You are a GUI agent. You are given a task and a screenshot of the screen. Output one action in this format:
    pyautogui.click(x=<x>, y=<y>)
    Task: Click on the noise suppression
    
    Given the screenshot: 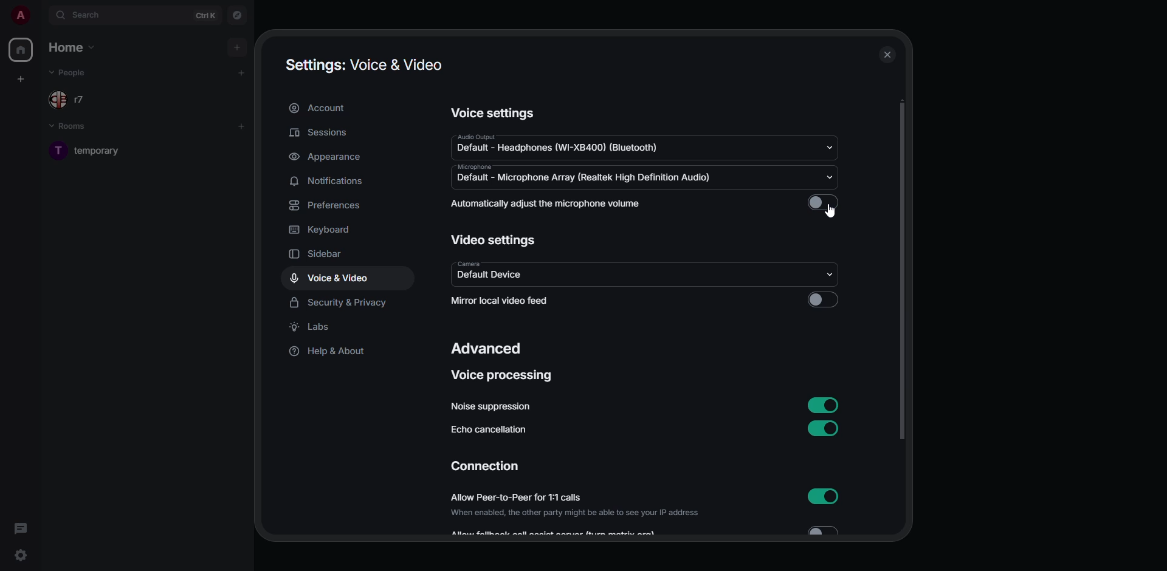 What is the action you would take?
    pyautogui.click(x=491, y=405)
    